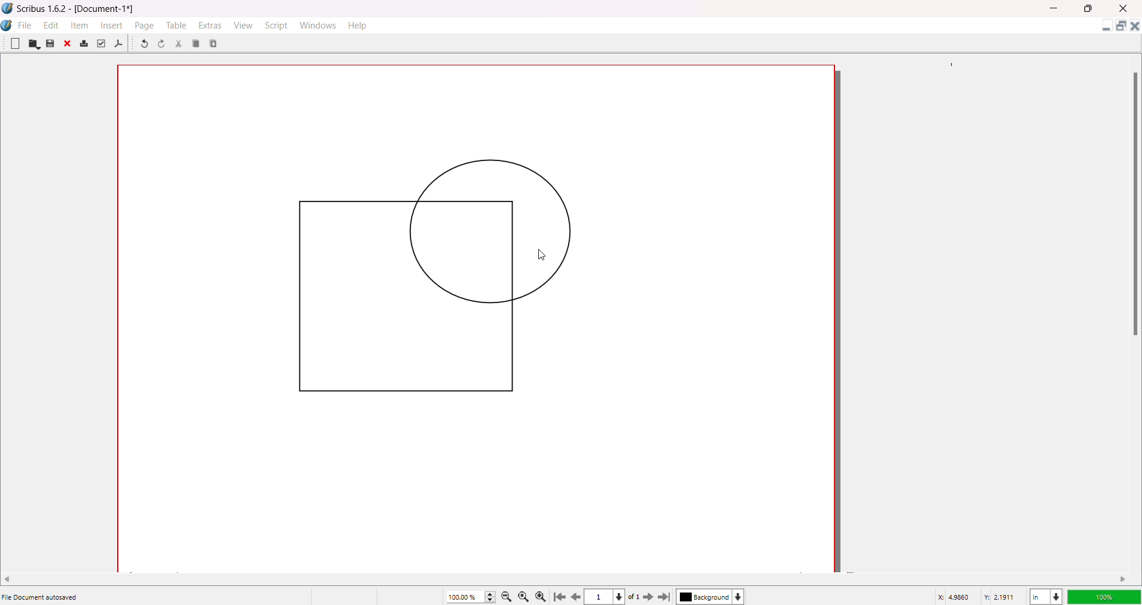  What do you see at coordinates (543, 595) in the screenshot?
I see `Zoom in` at bounding box center [543, 595].